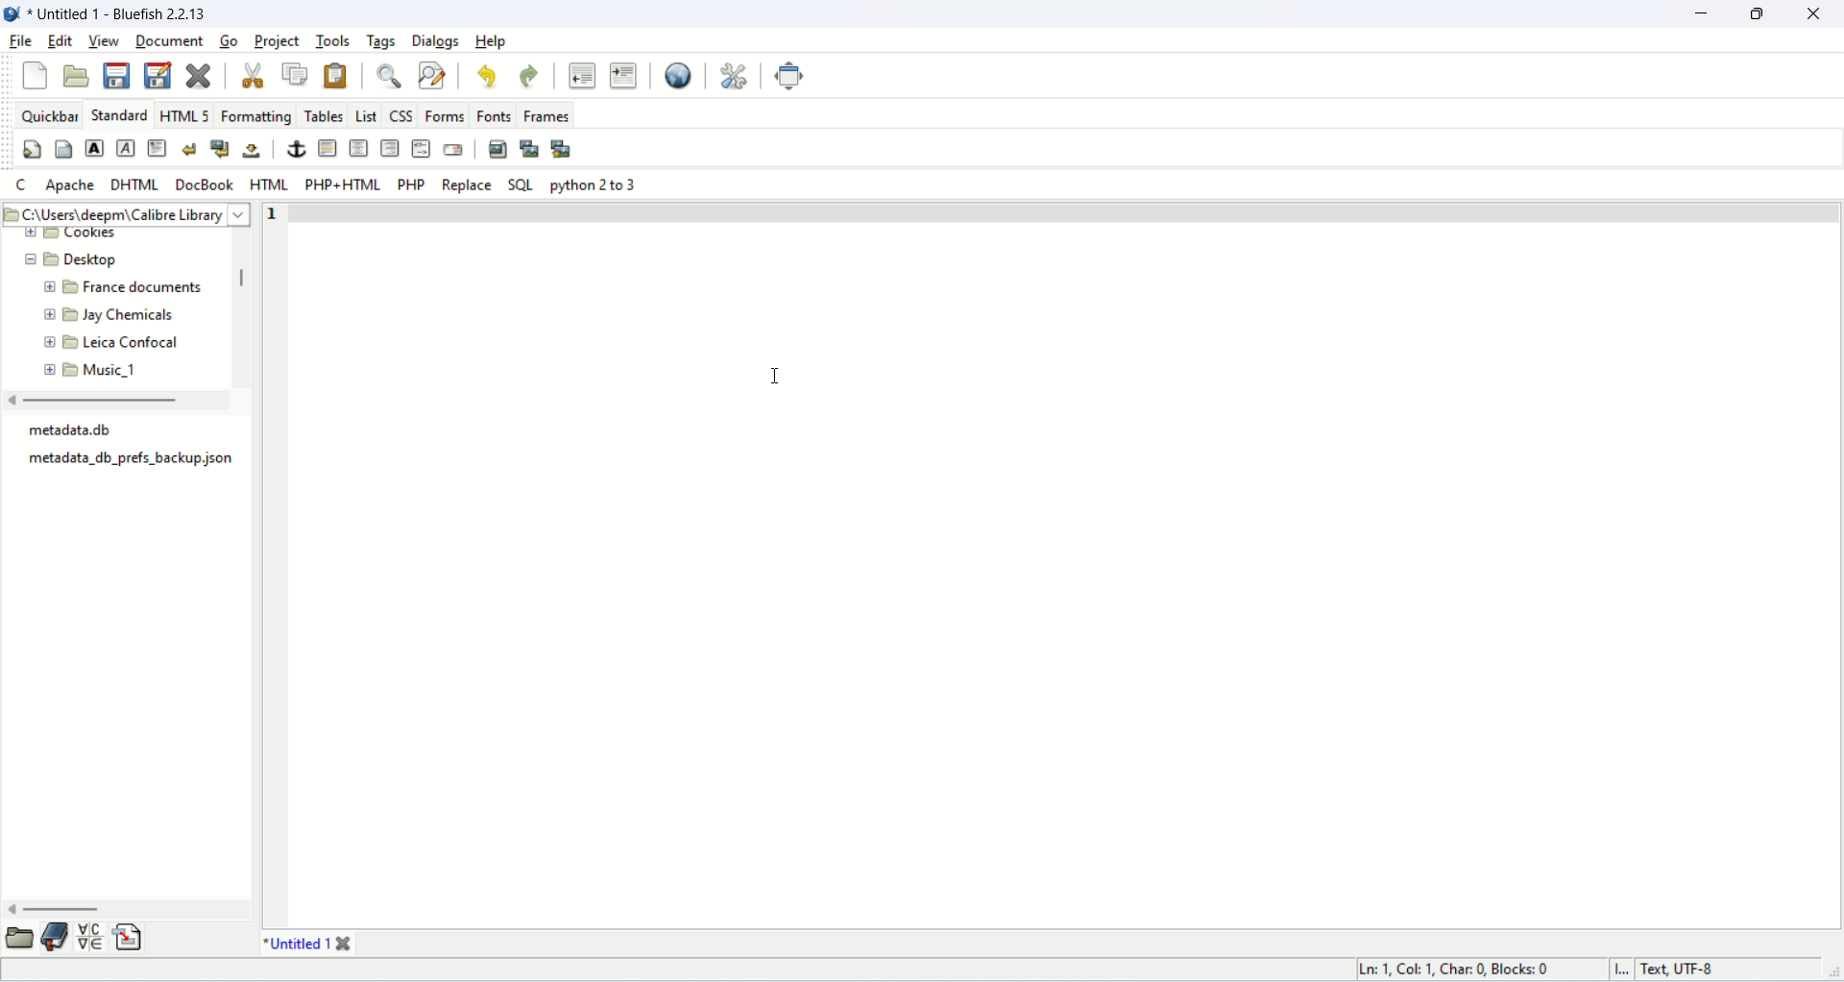 This screenshot has width=1844, height=982. What do you see at coordinates (170, 40) in the screenshot?
I see `document` at bounding box center [170, 40].